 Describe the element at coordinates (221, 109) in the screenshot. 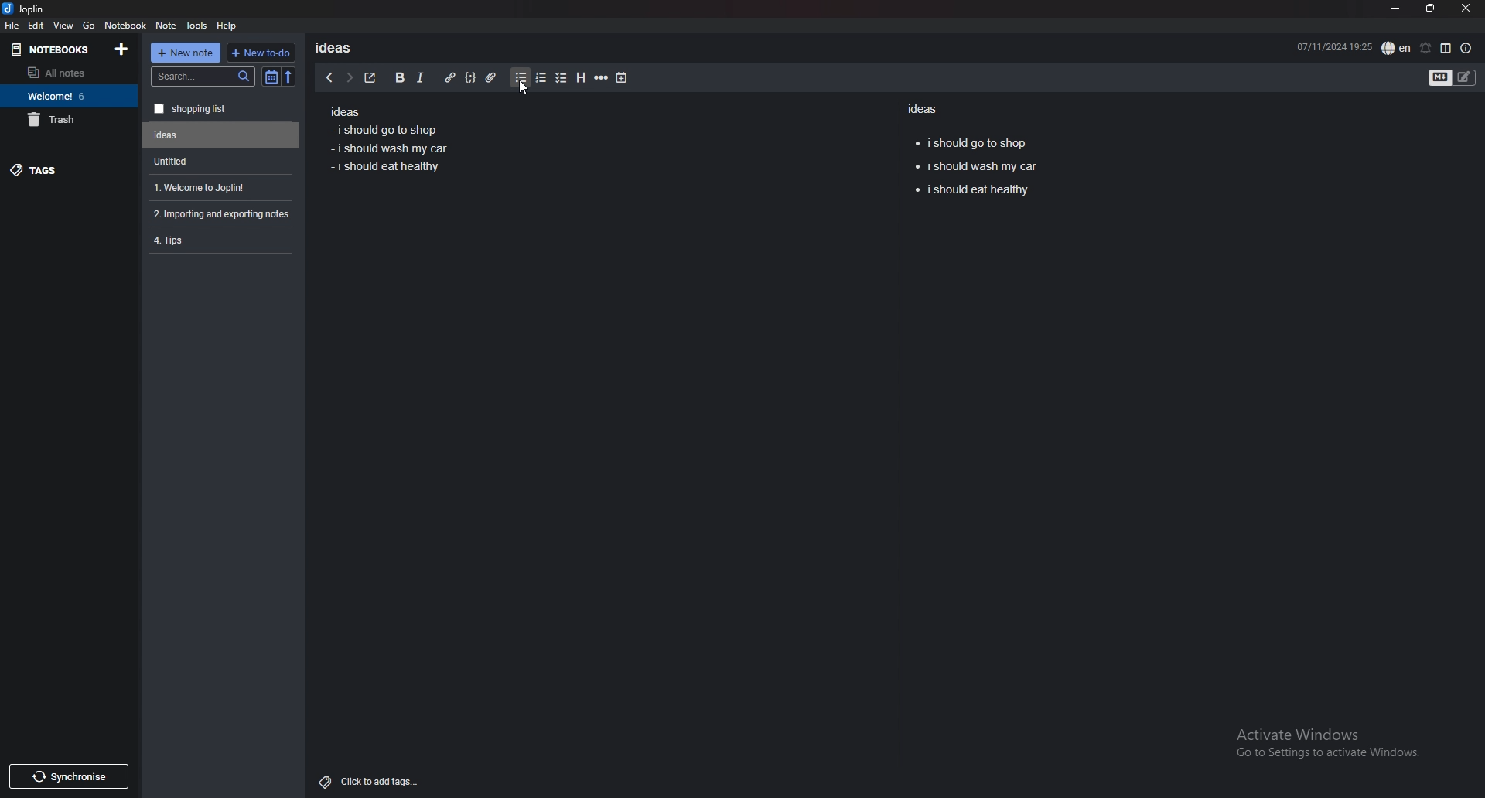

I see `shopping list` at that location.